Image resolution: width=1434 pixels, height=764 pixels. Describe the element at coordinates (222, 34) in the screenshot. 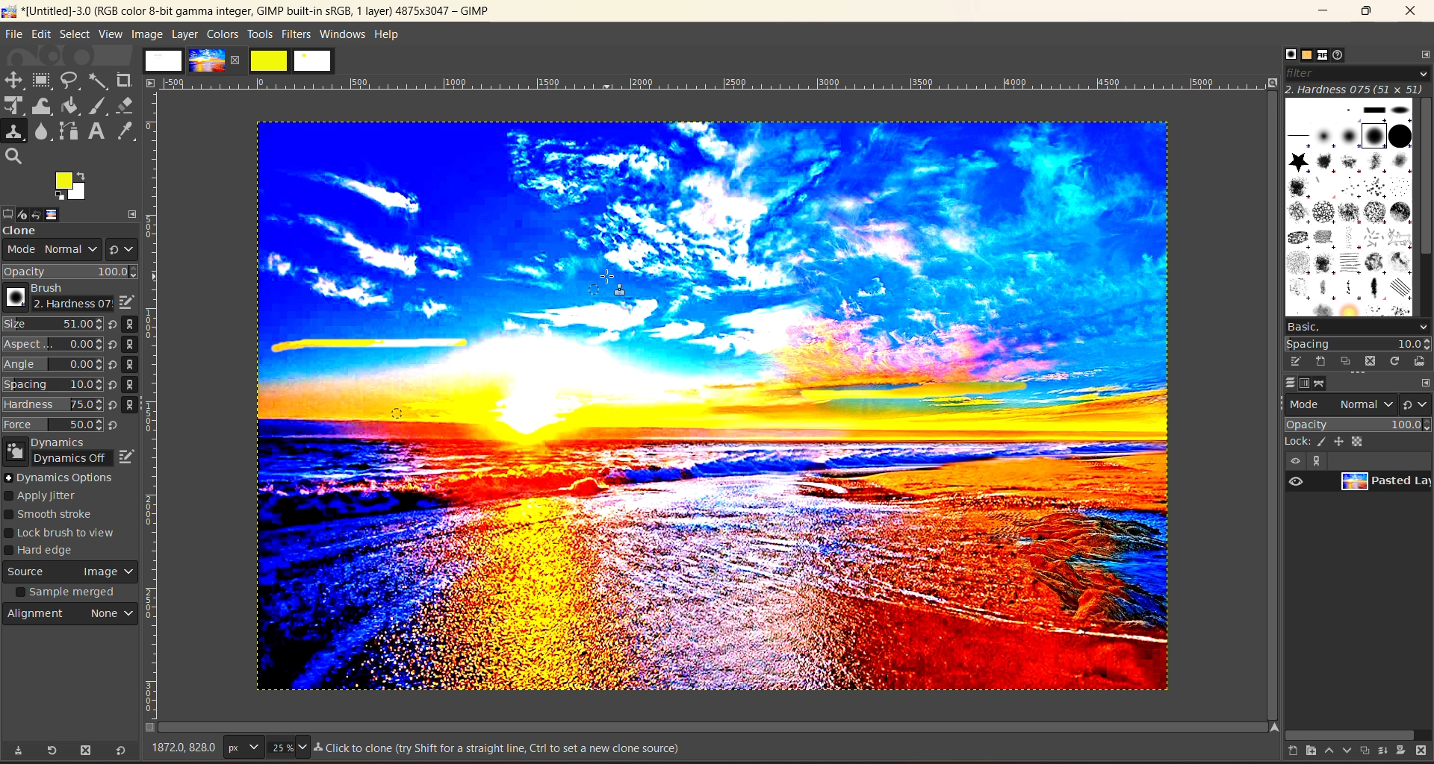

I see `colors` at that location.